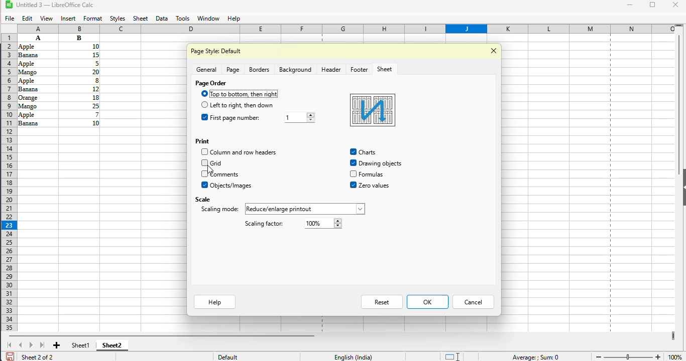 This screenshot has height=361, width=686. Describe the element at coordinates (675, 355) in the screenshot. I see `100% (zoom level)` at that location.